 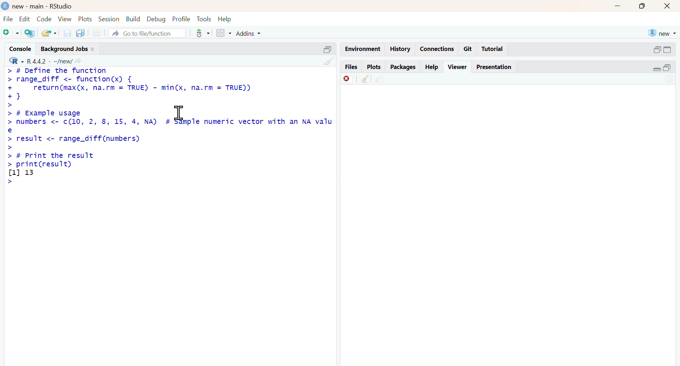 I want to click on edit, so click(x=25, y=19).